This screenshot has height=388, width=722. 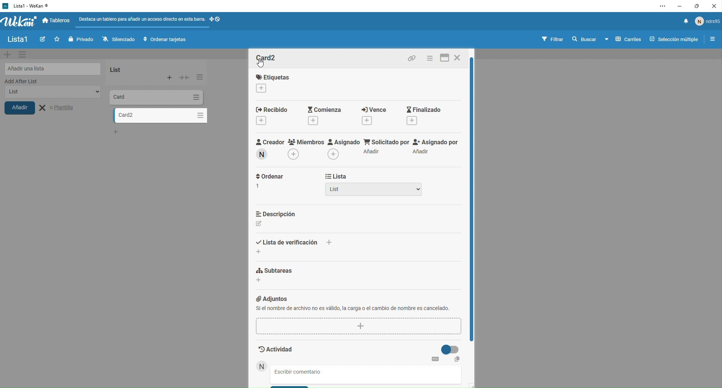 What do you see at coordinates (437, 147) in the screenshot?
I see `Assignado por` at bounding box center [437, 147].